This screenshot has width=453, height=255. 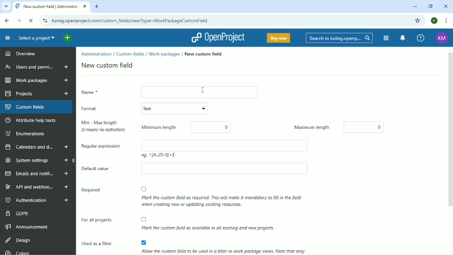 I want to click on Attribute help texts, so click(x=32, y=121).